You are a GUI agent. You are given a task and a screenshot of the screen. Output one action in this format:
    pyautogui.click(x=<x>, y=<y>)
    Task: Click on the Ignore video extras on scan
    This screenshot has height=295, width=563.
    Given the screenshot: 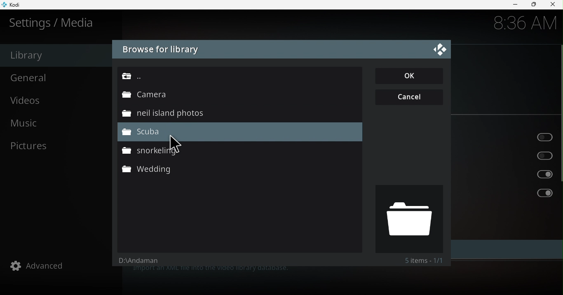 What is the action you would take?
    pyautogui.click(x=507, y=193)
    